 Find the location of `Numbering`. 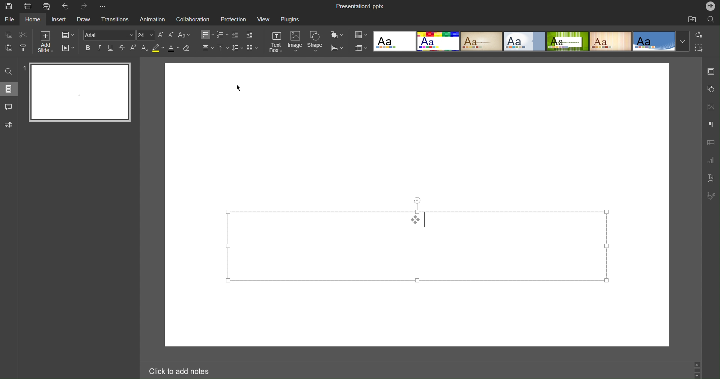

Numbering is located at coordinates (222, 35).